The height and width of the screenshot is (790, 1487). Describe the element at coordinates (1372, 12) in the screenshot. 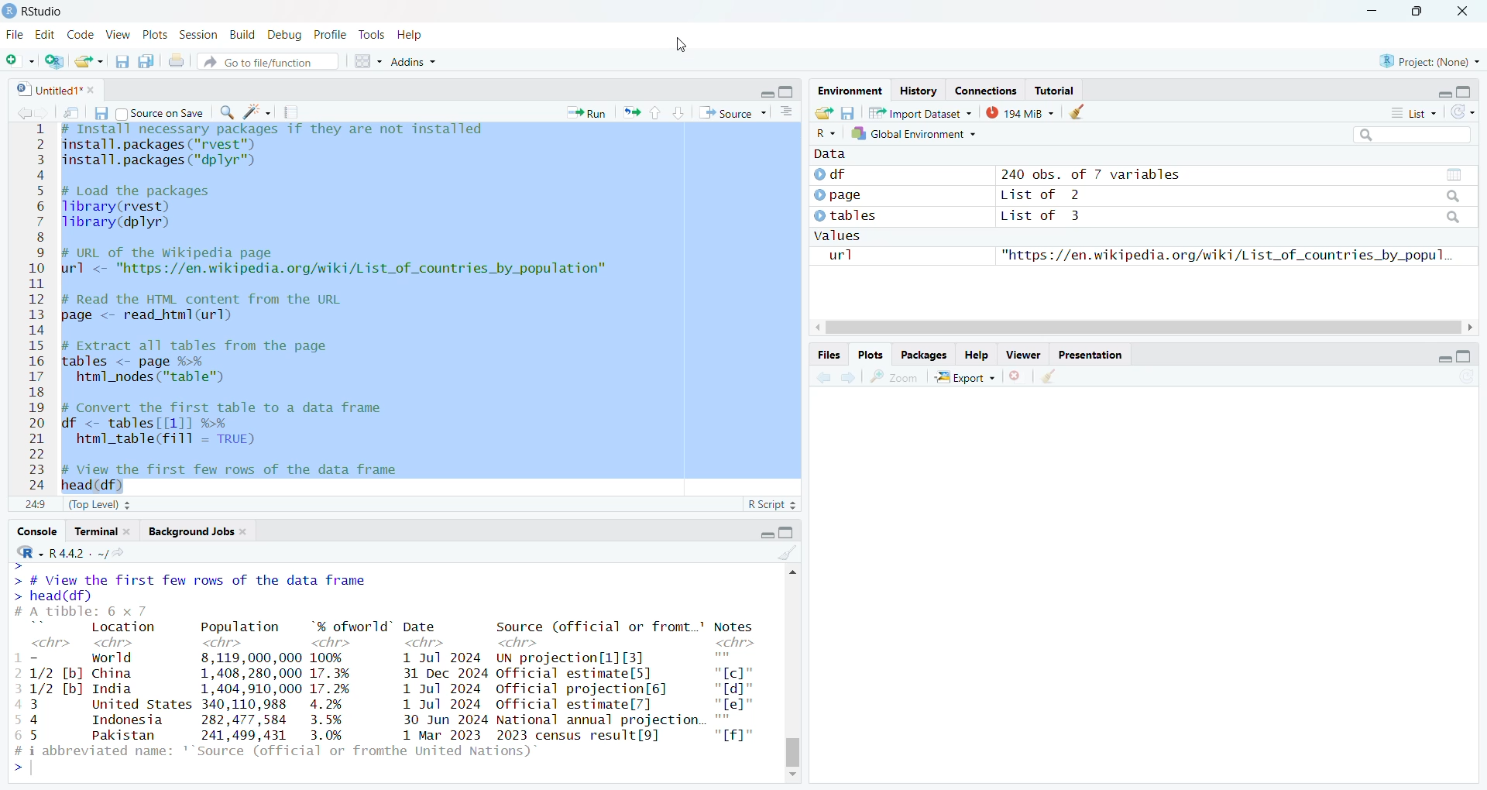

I see `minimize` at that location.